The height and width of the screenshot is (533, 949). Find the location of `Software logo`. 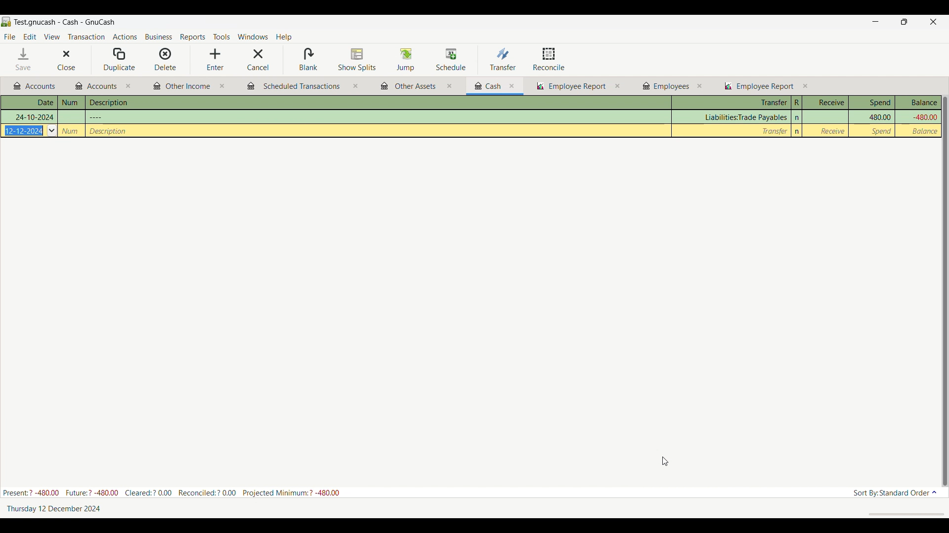

Software logo is located at coordinates (6, 22).